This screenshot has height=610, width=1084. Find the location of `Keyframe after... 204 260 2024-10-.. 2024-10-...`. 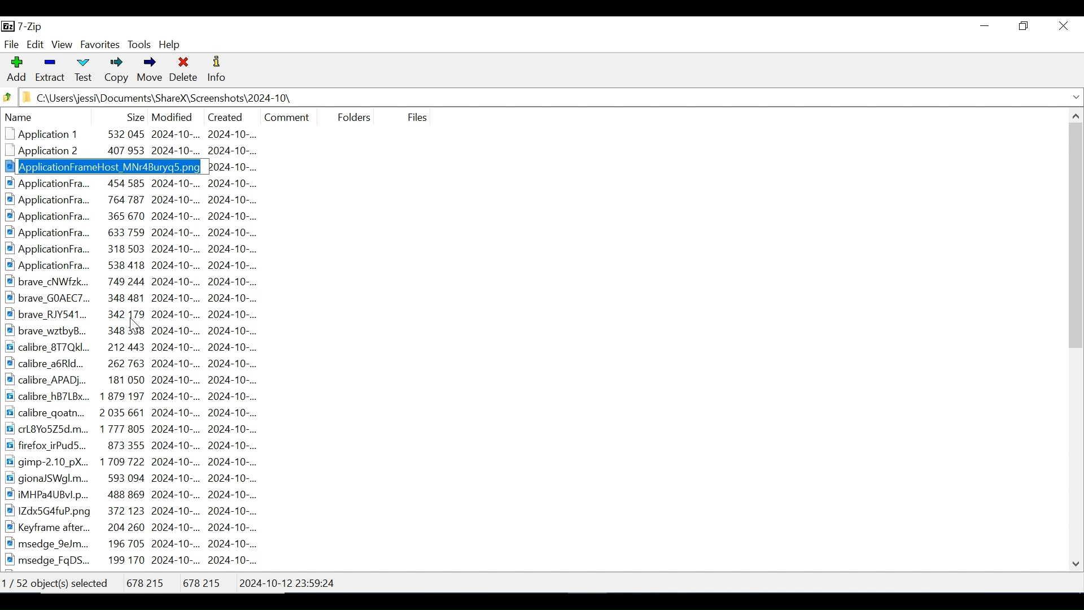

Keyframe after... 204 260 2024-10-.. 2024-10-... is located at coordinates (138, 527).